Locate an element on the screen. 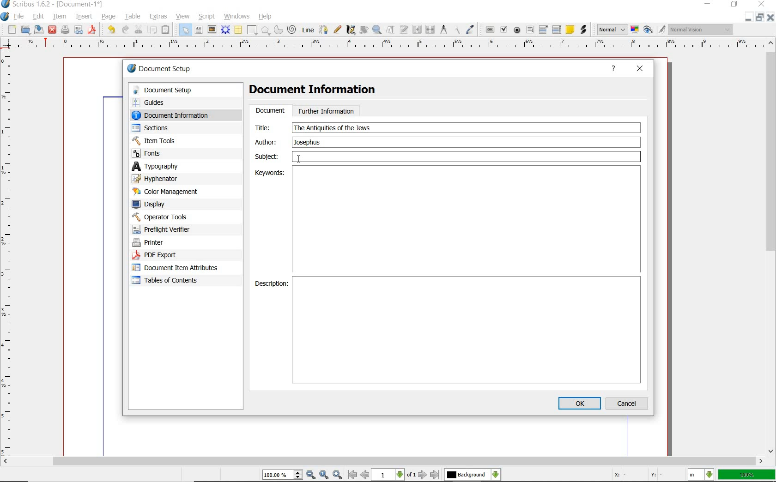  preview mode is located at coordinates (655, 30).